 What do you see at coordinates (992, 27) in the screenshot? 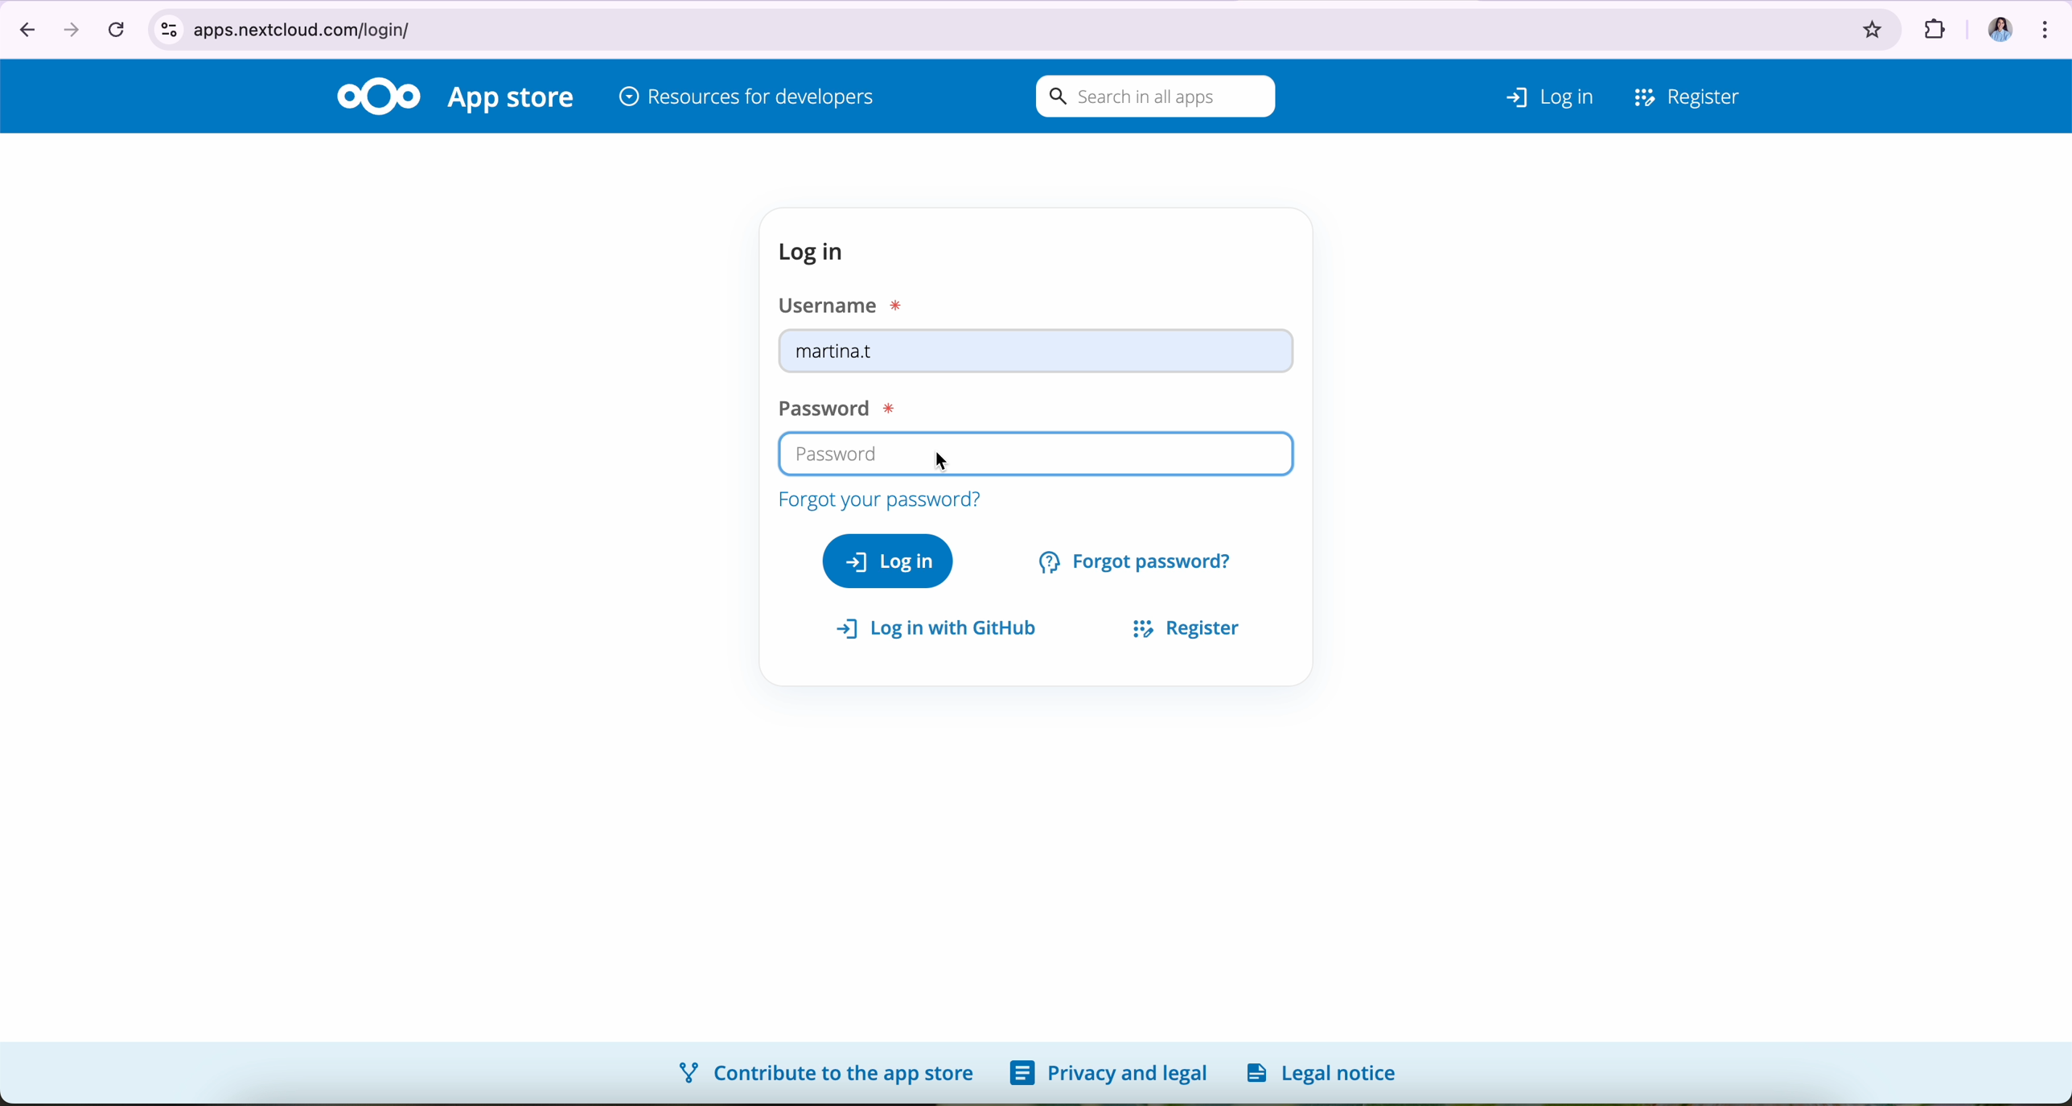
I see `apps.nextcloud.com` at bounding box center [992, 27].